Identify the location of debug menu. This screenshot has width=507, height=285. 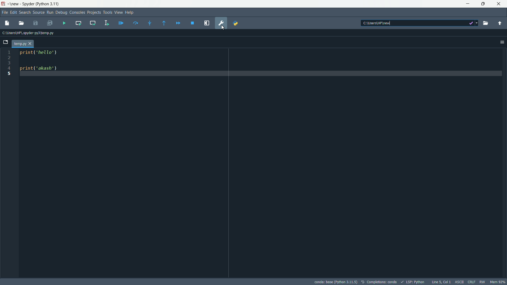
(62, 13).